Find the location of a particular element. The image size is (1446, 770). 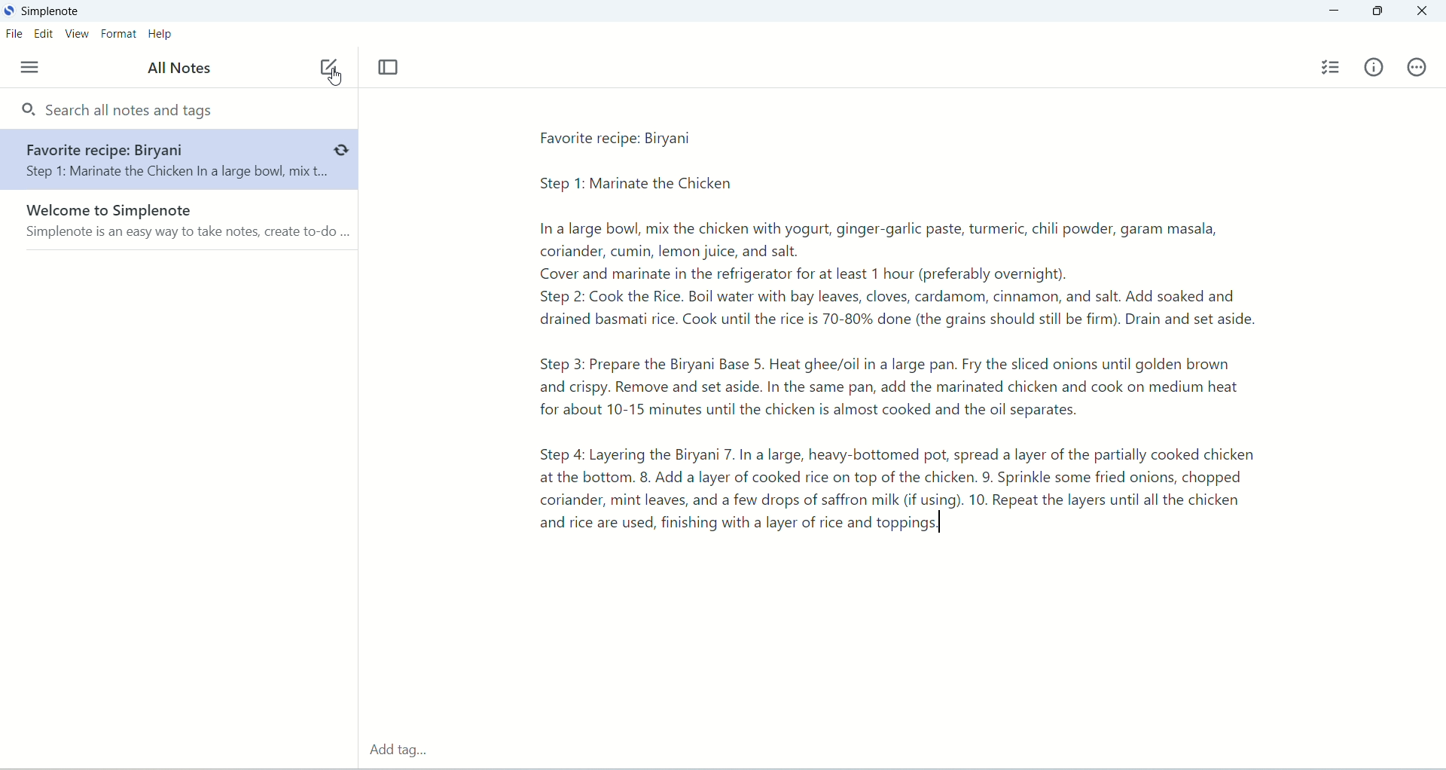

new note is located at coordinates (326, 63).